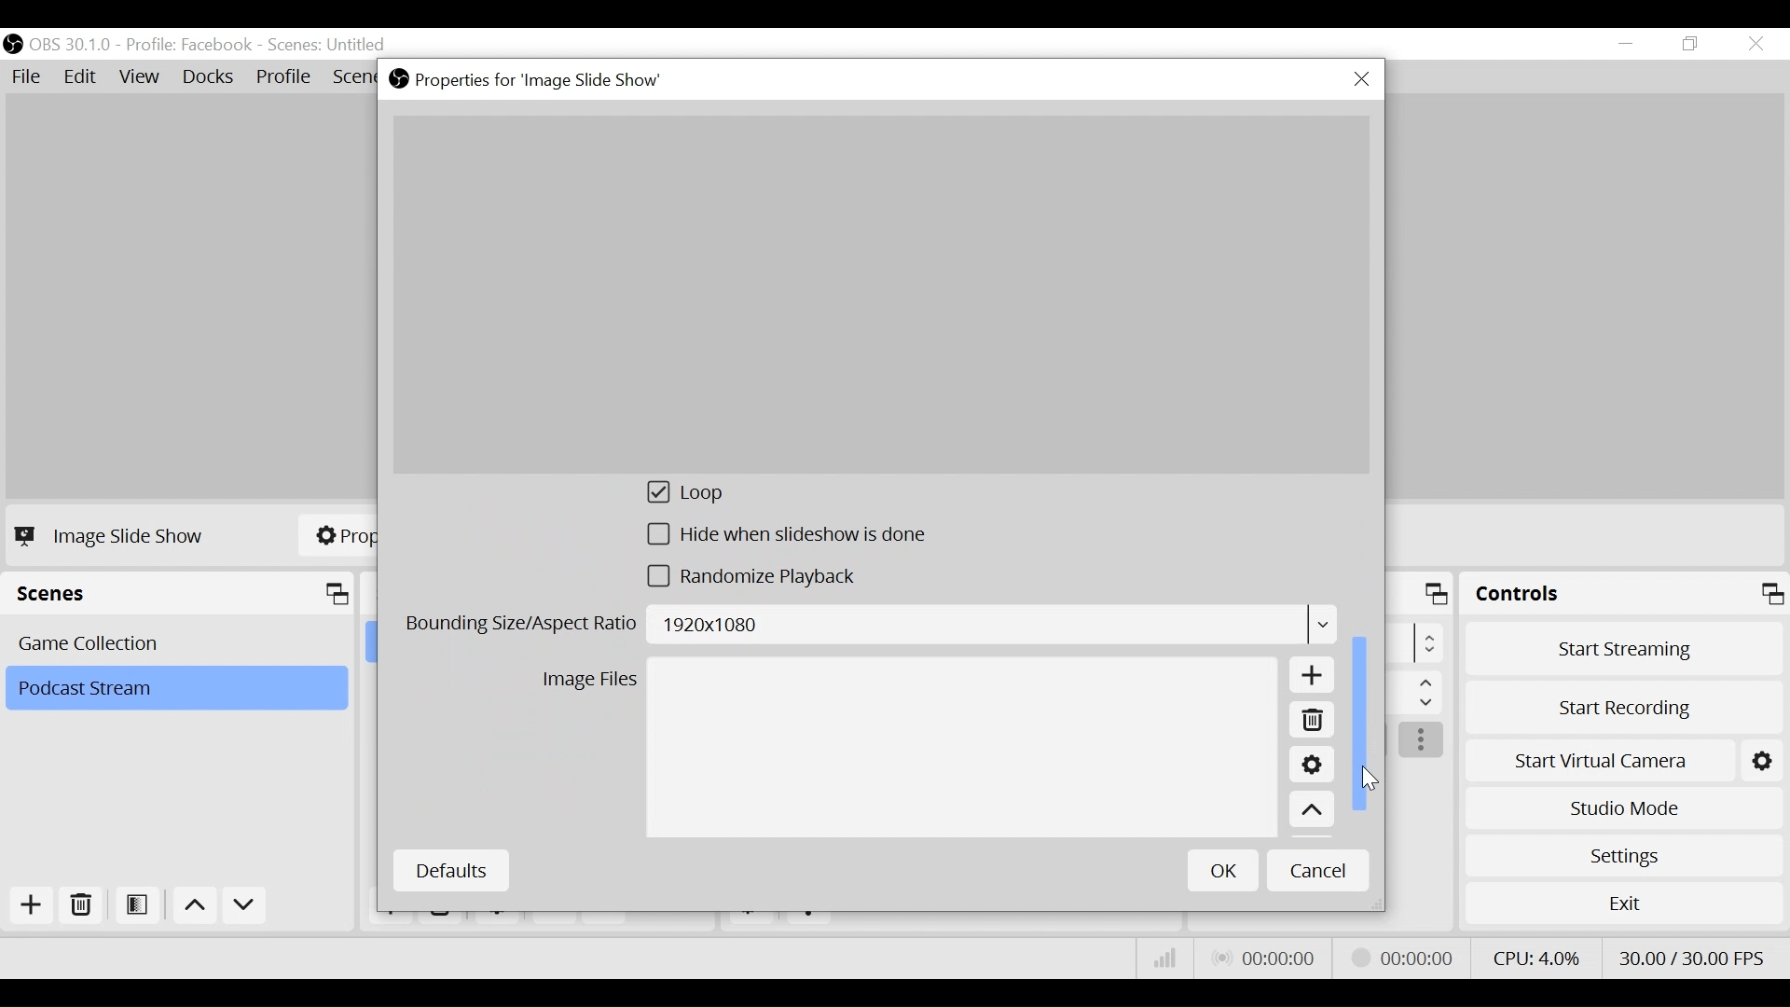 This screenshot has width=1790, height=1007. What do you see at coordinates (1262, 959) in the screenshot?
I see `Live Status` at bounding box center [1262, 959].